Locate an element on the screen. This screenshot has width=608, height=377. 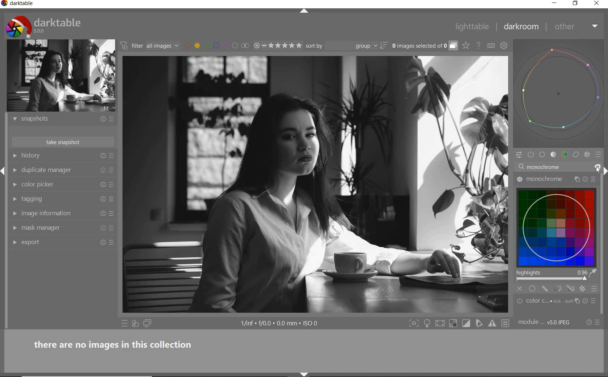
reset is located at coordinates (102, 243).